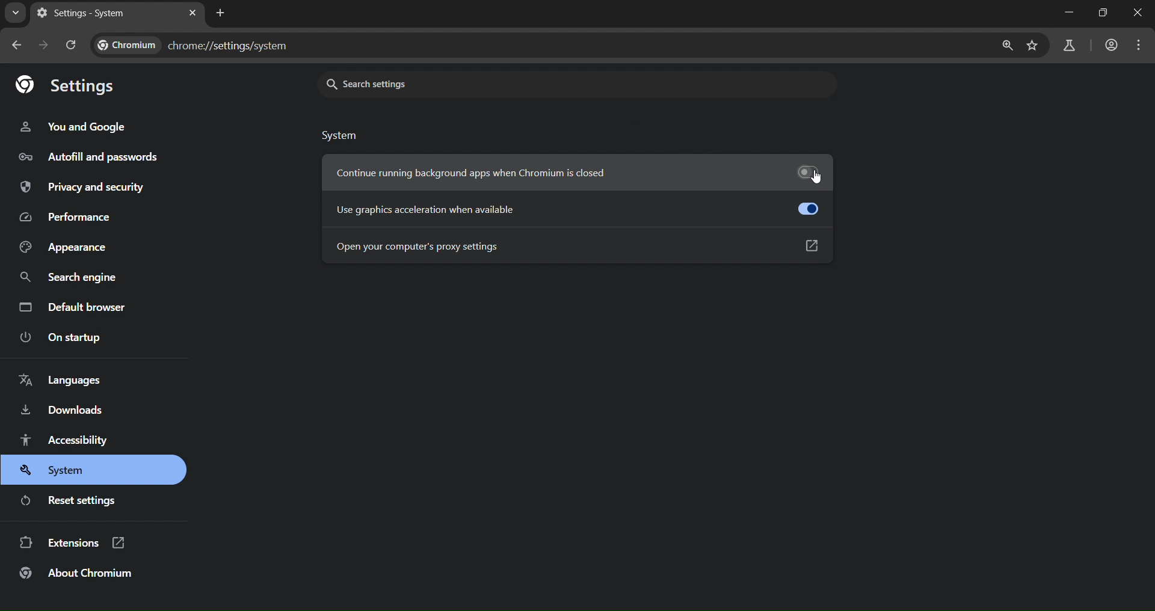  What do you see at coordinates (16, 46) in the screenshot?
I see `go back one page` at bounding box center [16, 46].